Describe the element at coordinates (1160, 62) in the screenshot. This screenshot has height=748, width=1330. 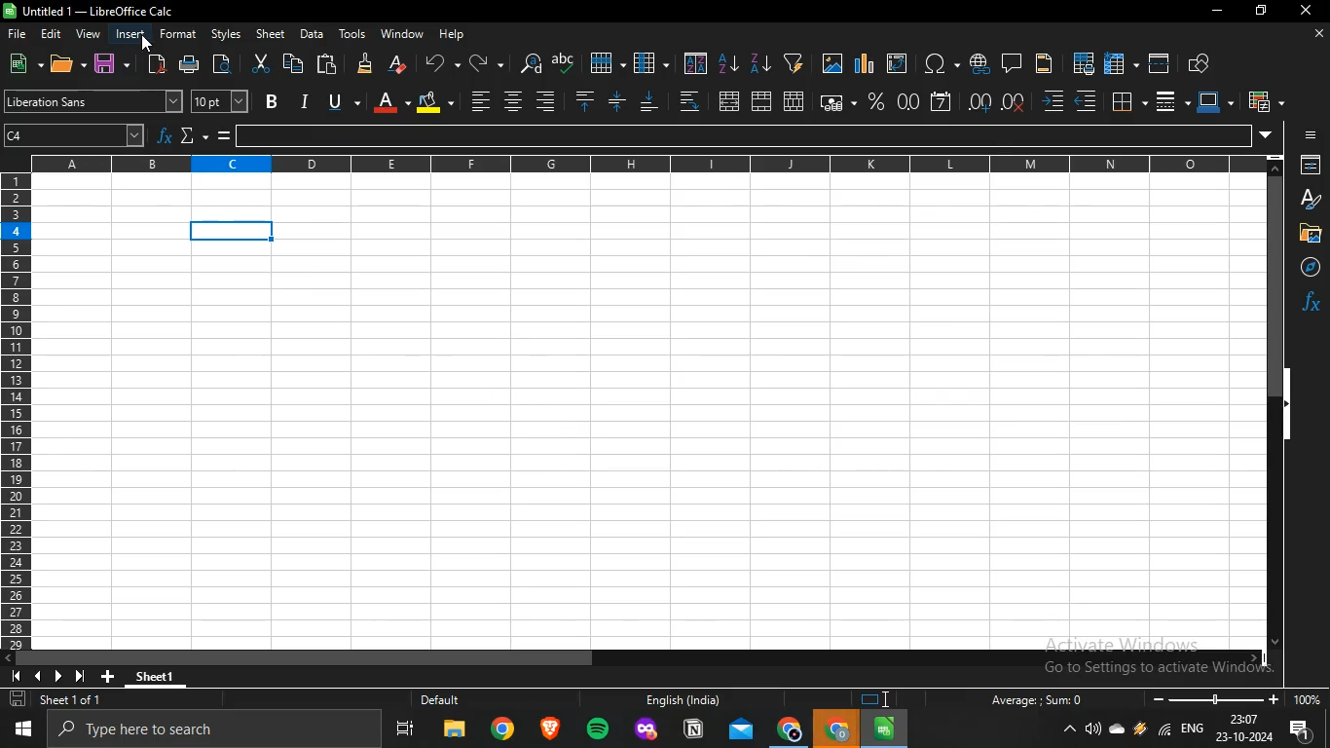
I see `split window` at that location.